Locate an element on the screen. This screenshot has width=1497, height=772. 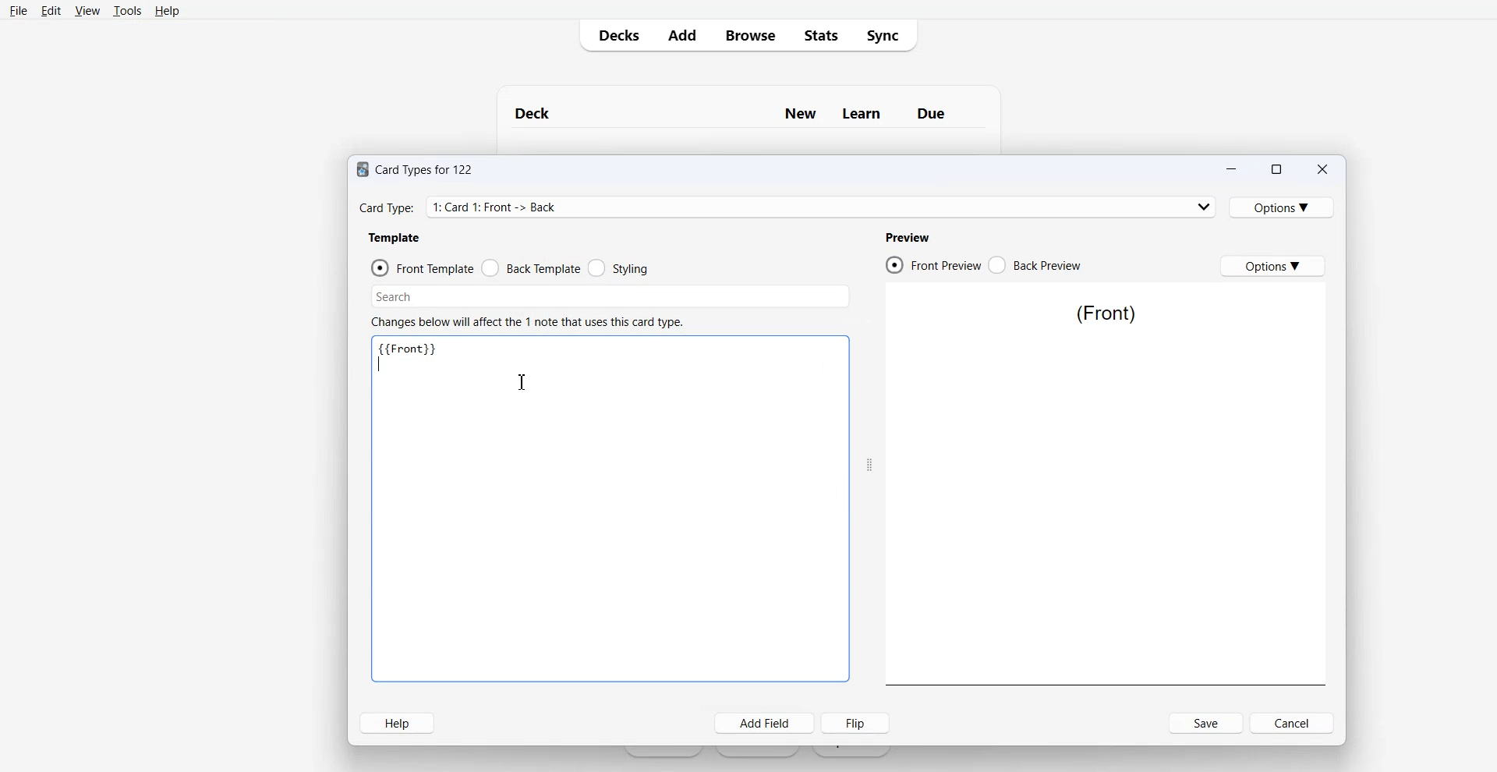
Edit is located at coordinates (51, 10).